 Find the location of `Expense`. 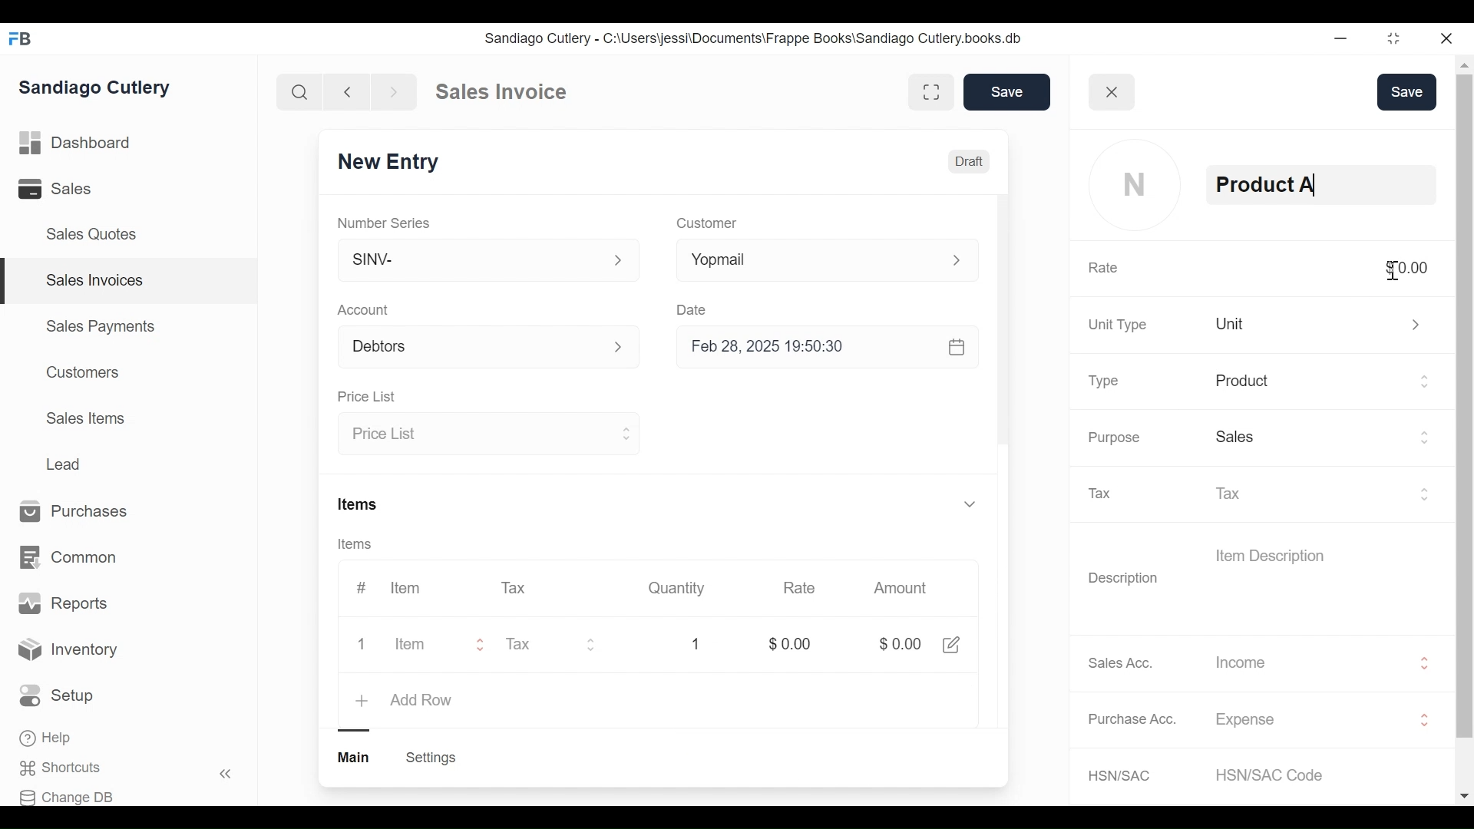

Expense is located at coordinates (1324, 720).